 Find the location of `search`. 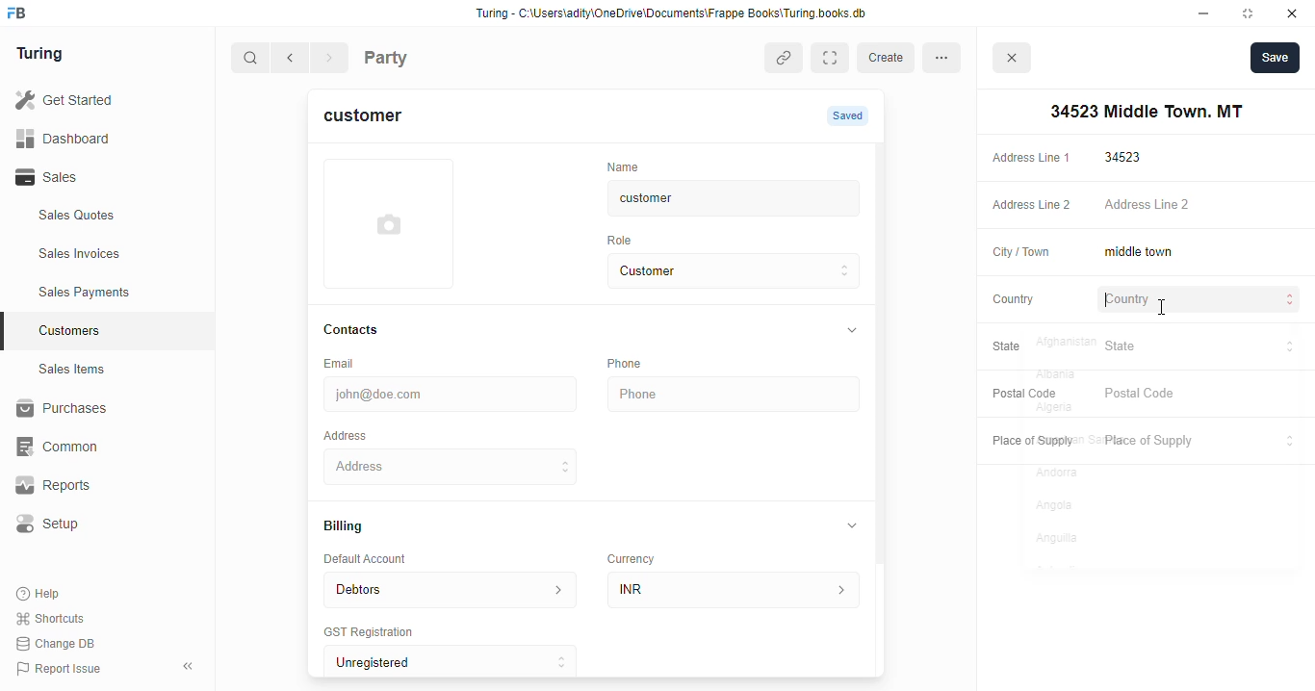

search is located at coordinates (251, 60).